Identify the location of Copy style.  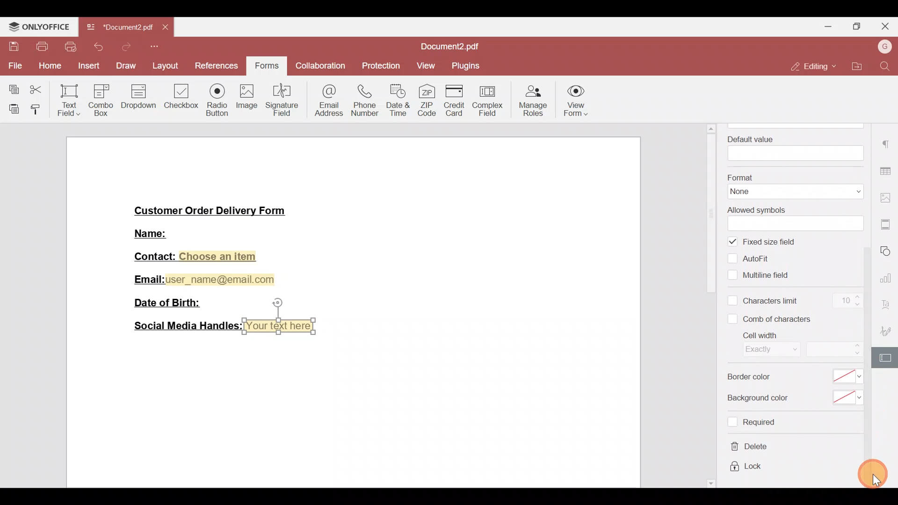
(36, 110).